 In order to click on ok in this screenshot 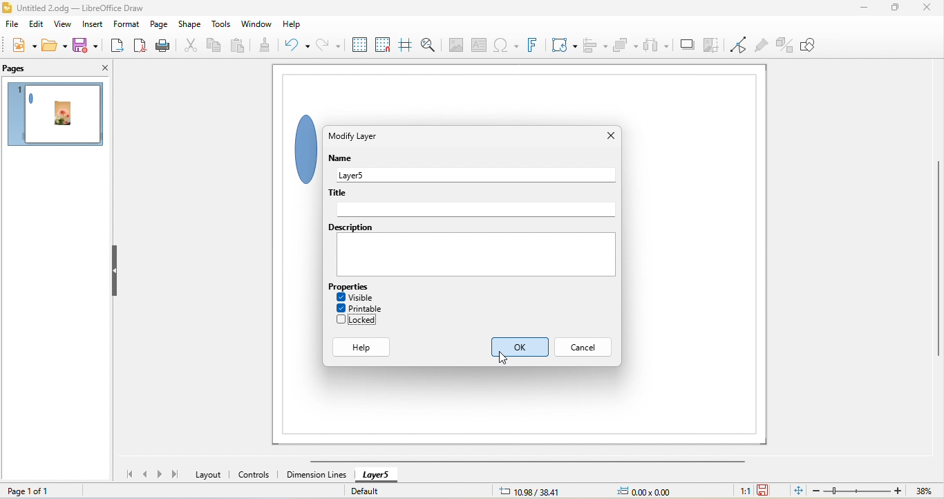, I will do `click(520, 347)`.